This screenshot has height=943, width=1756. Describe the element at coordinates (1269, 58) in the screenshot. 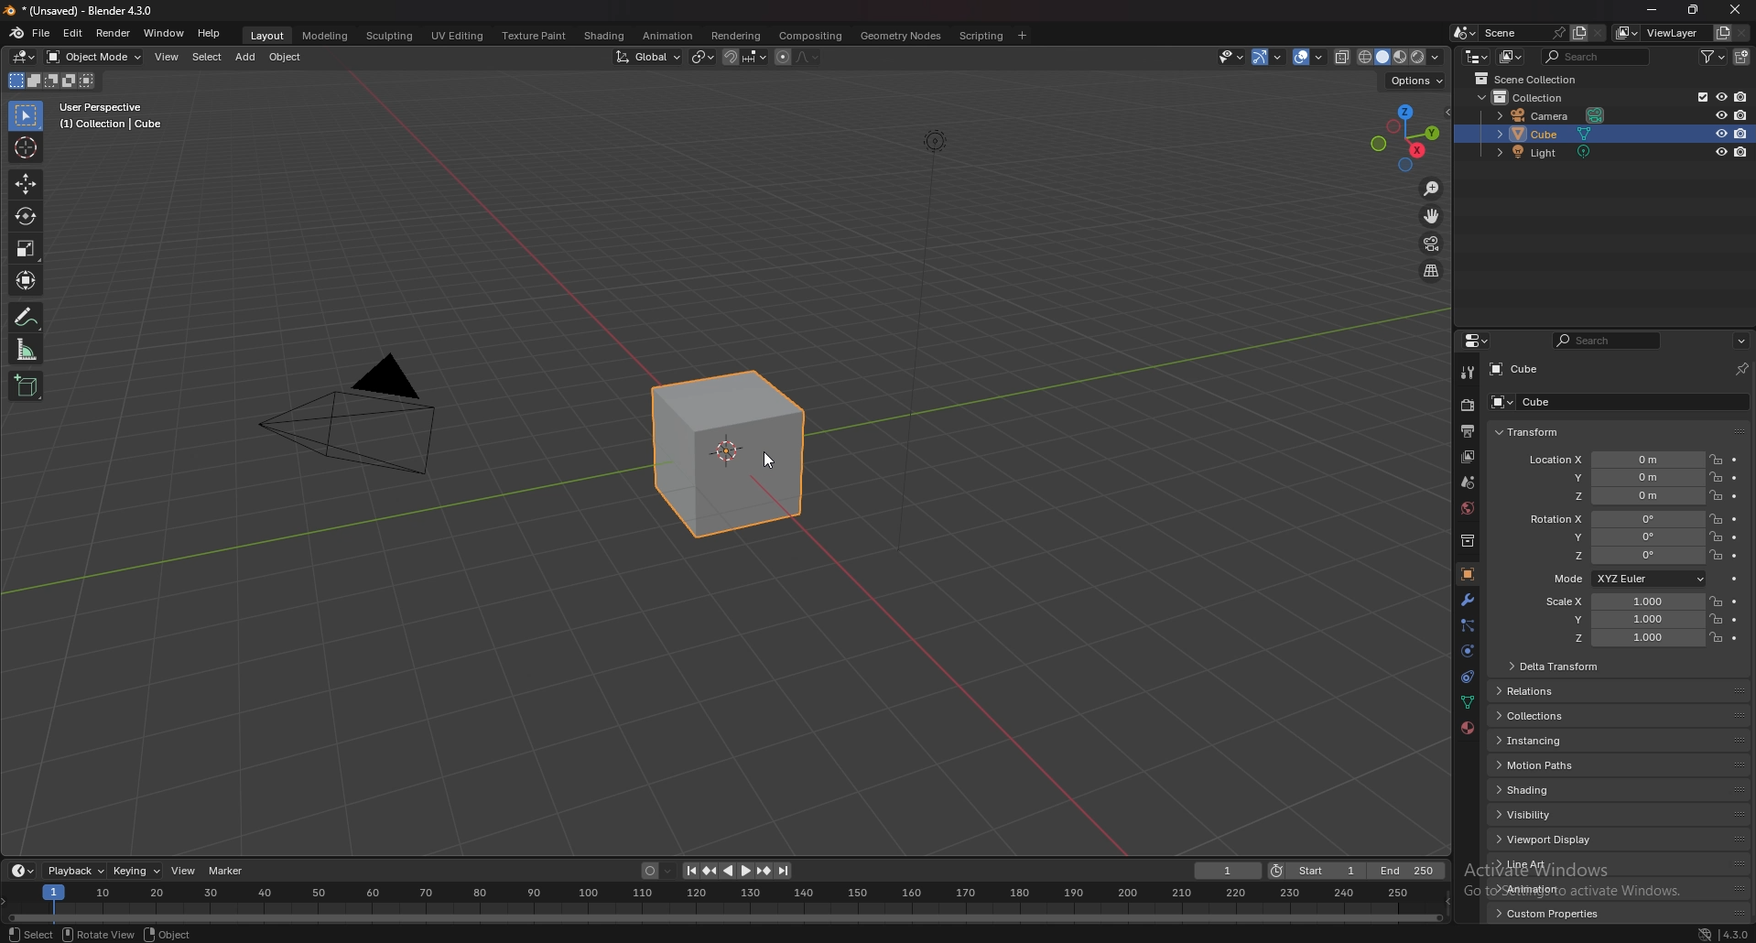

I see `show gizmo` at that location.